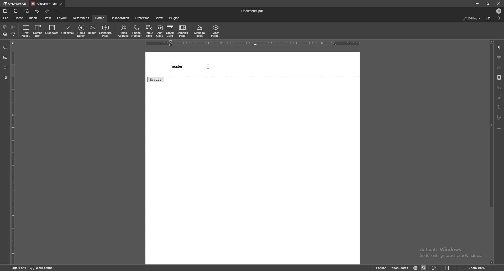  What do you see at coordinates (174, 18) in the screenshot?
I see `plugins` at bounding box center [174, 18].